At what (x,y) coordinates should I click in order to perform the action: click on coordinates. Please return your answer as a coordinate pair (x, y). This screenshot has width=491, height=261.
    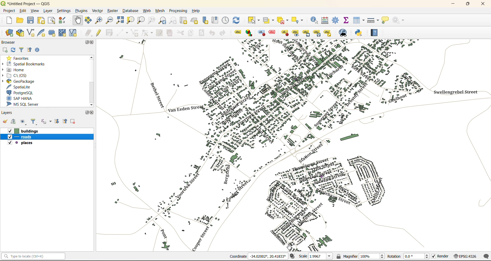
    Looking at the image, I should click on (258, 256).